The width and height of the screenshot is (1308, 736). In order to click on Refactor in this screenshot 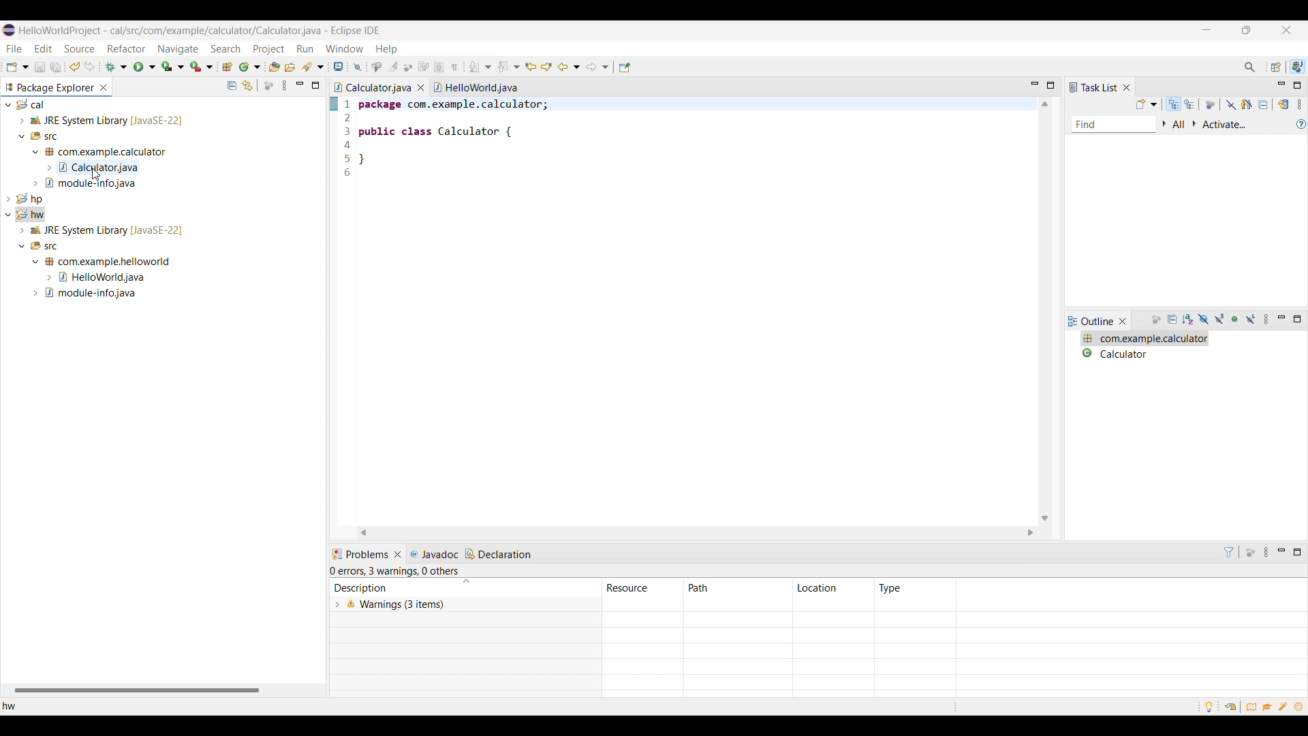, I will do `click(126, 48)`.